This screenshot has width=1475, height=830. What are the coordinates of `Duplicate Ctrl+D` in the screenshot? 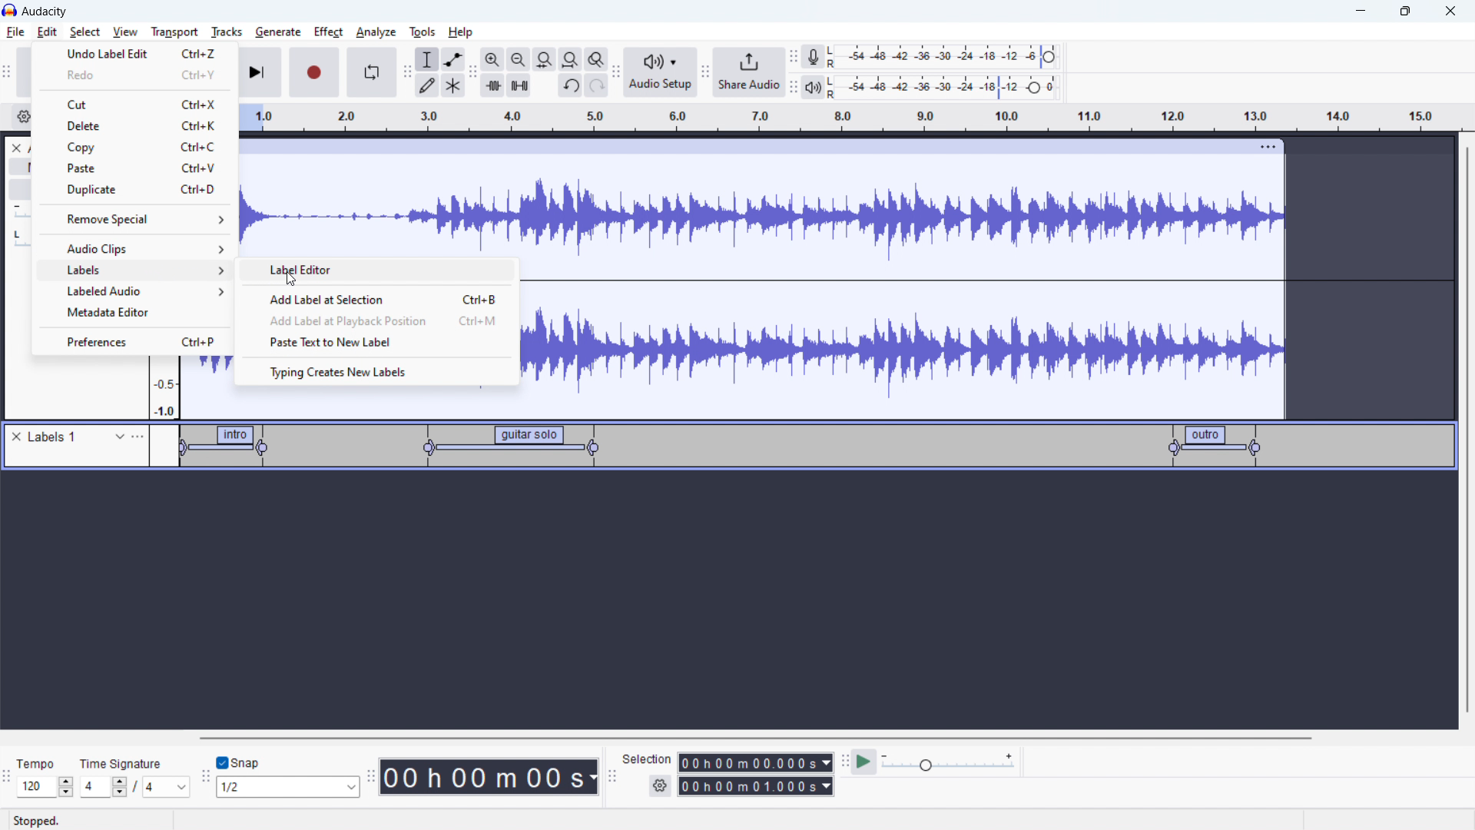 It's located at (144, 192).